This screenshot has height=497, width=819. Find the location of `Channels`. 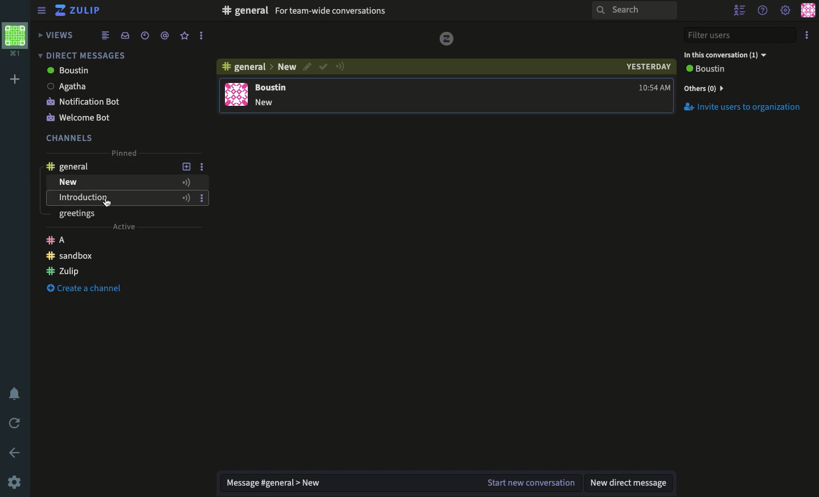

Channels is located at coordinates (69, 138).